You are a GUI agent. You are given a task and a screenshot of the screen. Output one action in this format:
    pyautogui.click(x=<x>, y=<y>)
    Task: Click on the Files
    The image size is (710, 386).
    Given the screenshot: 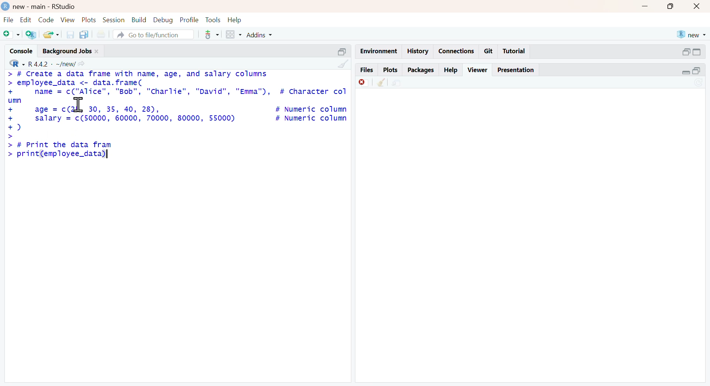 What is the action you would take?
    pyautogui.click(x=367, y=70)
    